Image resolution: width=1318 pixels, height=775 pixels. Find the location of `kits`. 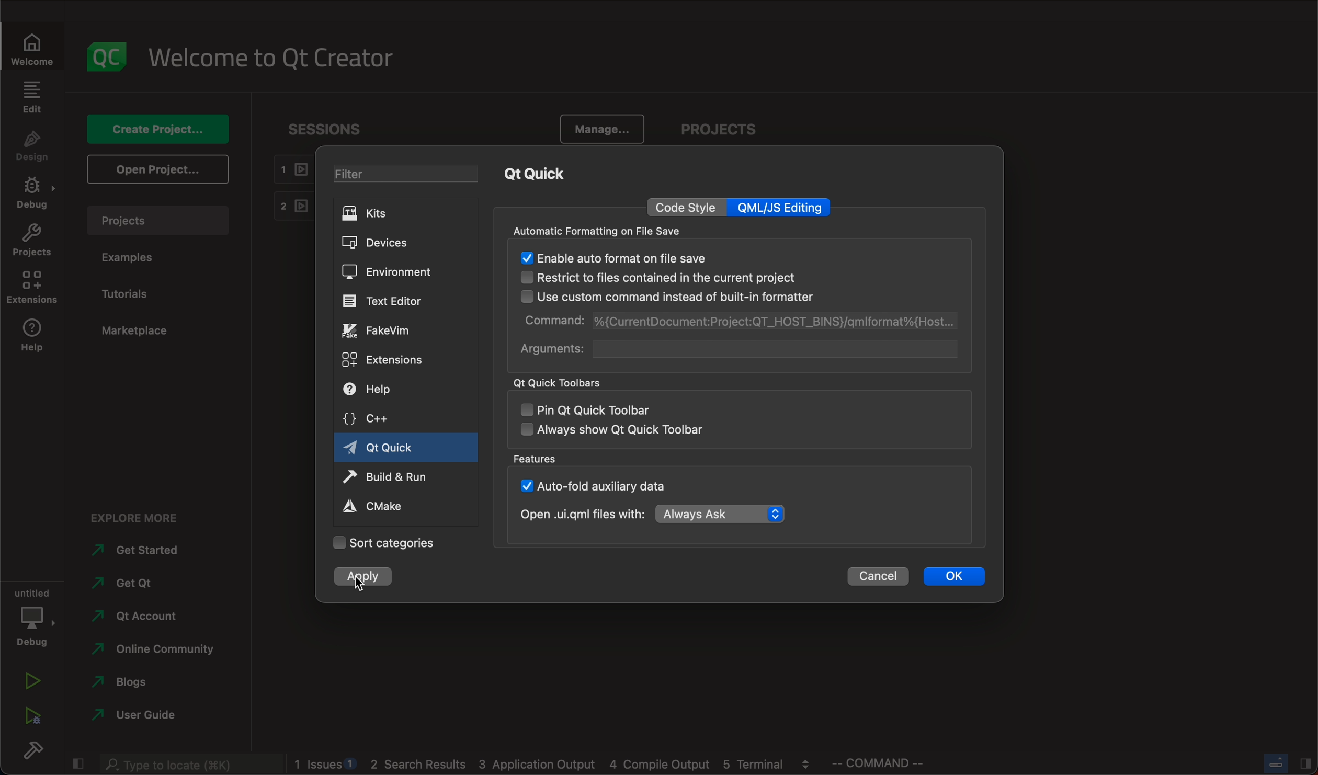

kits is located at coordinates (410, 214).